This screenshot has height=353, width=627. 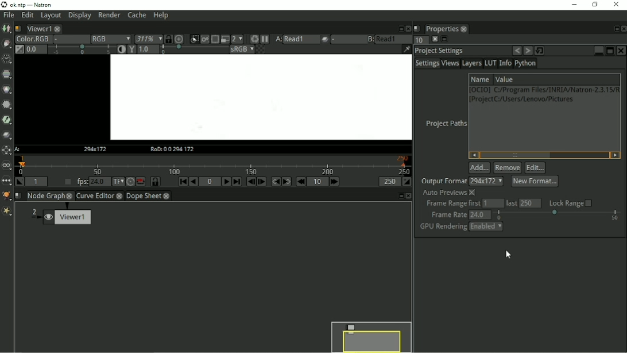 I want to click on menu, so click(x=487, y=181).